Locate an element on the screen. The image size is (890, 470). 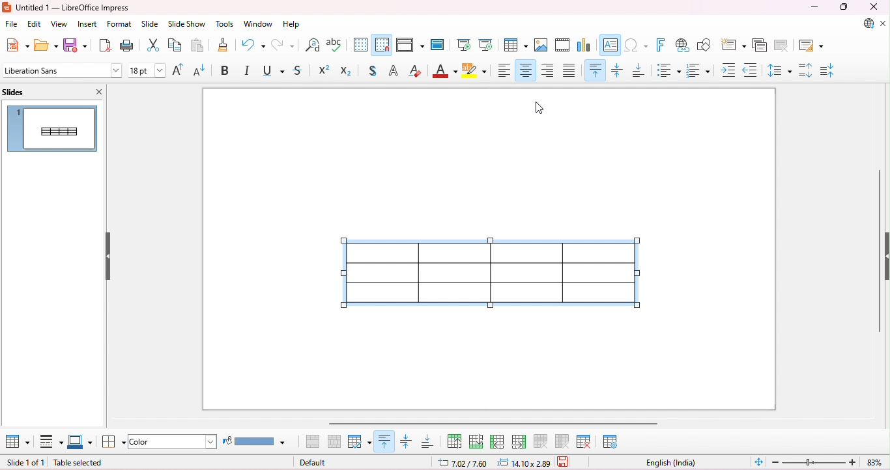
snap to grid is located at coordinates (382, 44).